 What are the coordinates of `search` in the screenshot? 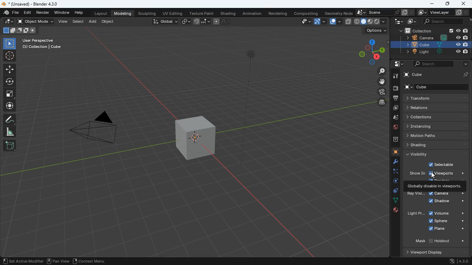 It's located at (442, 22).